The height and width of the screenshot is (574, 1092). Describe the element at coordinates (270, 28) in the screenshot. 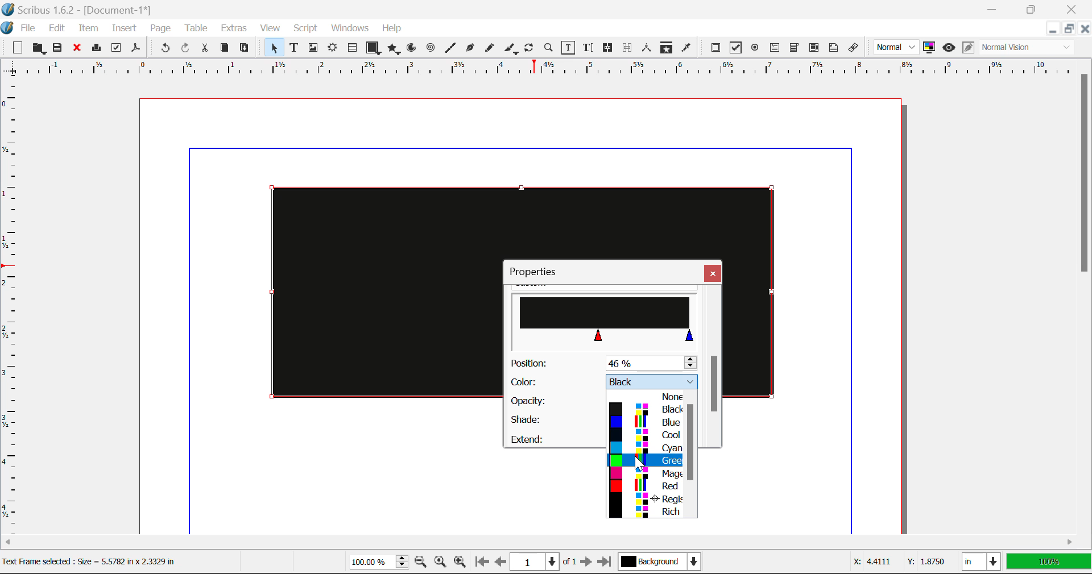

I see `View` at that location.